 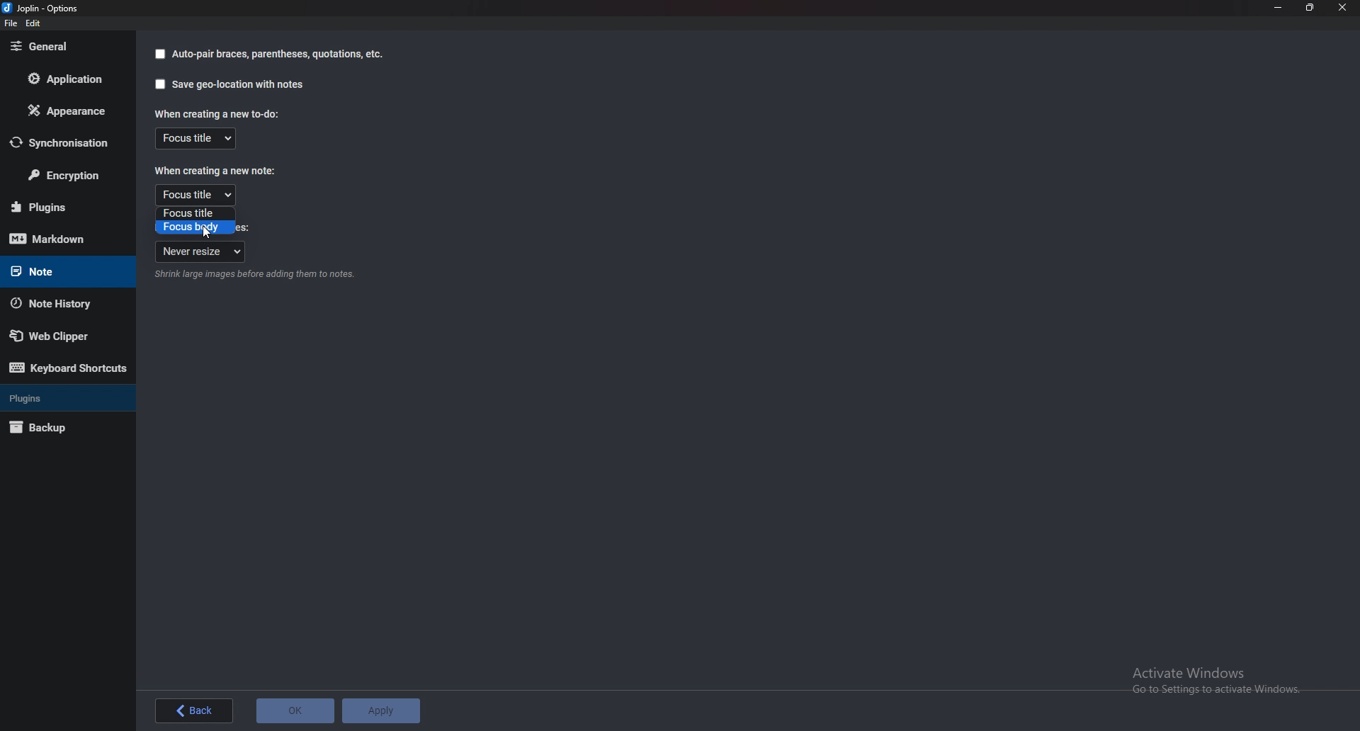 What do you see at coordinates (200, 252) in the screenshot?
I see `Never resize` at bounding box center [200, 252].